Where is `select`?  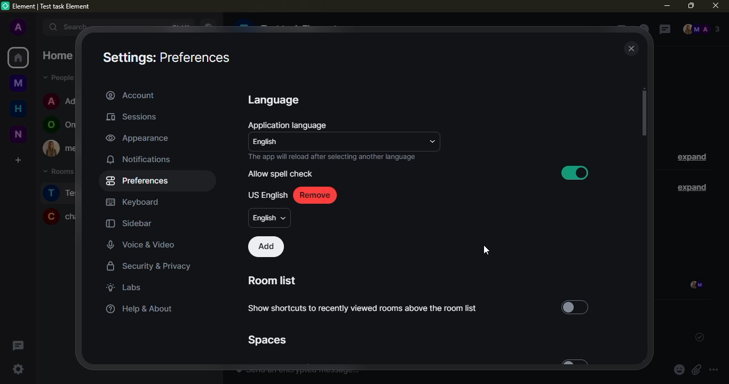 select is located at coordinates (576, 308).